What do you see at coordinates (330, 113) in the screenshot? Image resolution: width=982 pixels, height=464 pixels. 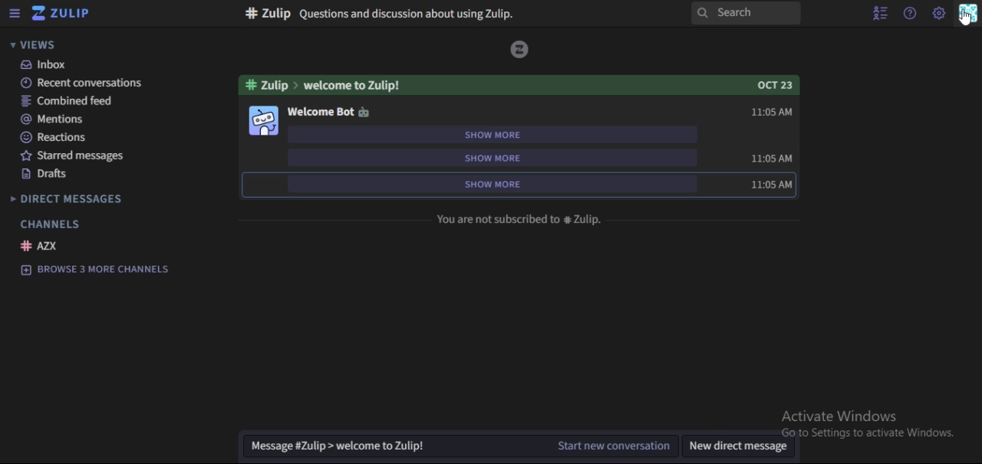 I see `welcome bot` at bounding box center [330, 113].